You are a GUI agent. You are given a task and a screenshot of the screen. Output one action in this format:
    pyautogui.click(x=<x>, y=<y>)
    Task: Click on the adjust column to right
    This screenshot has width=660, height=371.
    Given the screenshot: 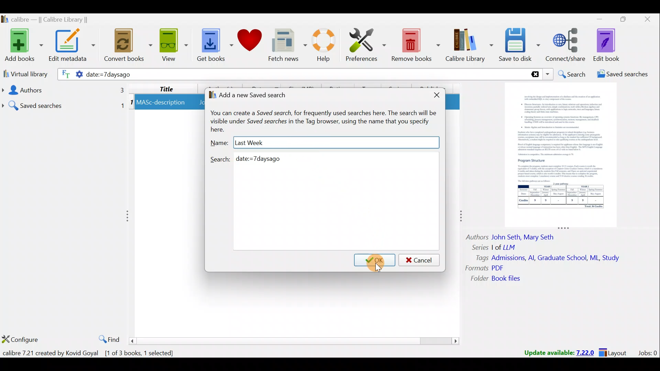 What is the action you would take?
    pyautogui.click(x=460, y=218)
    